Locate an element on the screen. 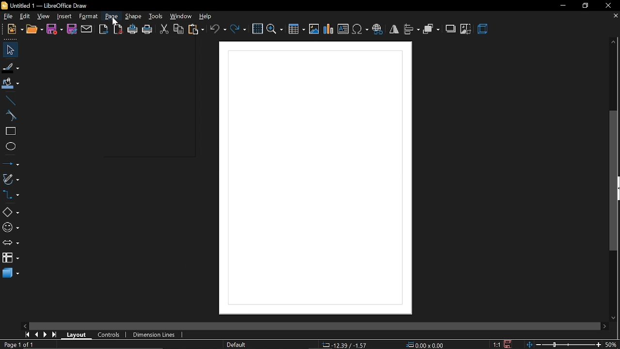  paste is located at coordinates (196, 30).